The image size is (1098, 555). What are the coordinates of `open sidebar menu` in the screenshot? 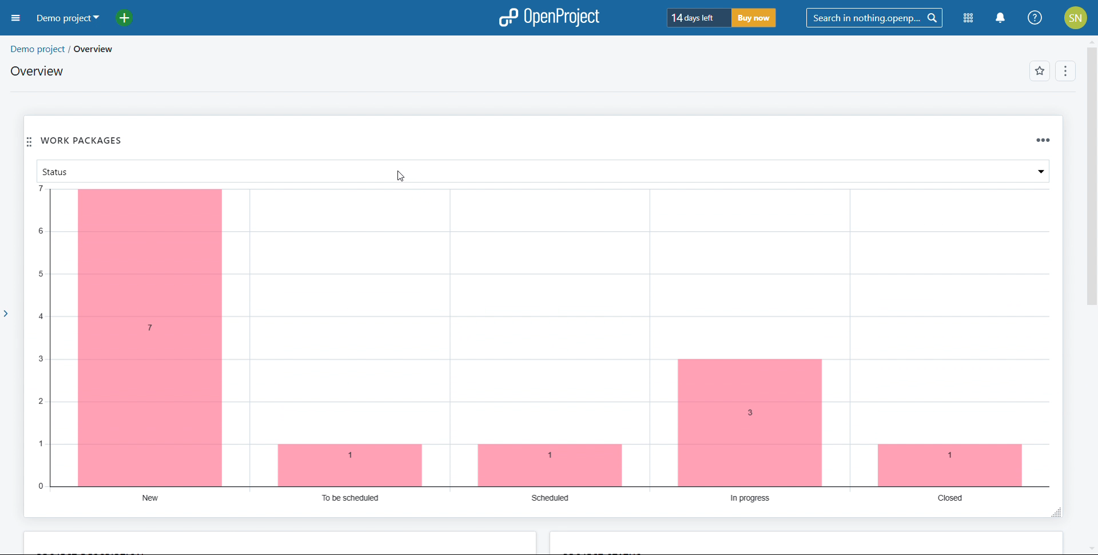 It's located at (15, 18).